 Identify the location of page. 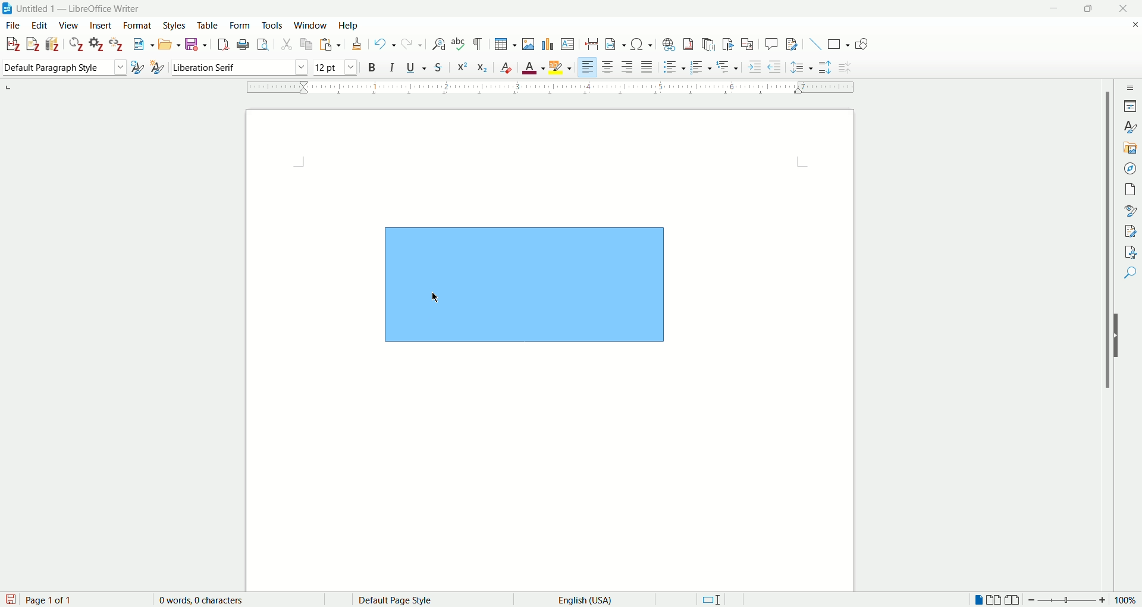
(1129, 191).